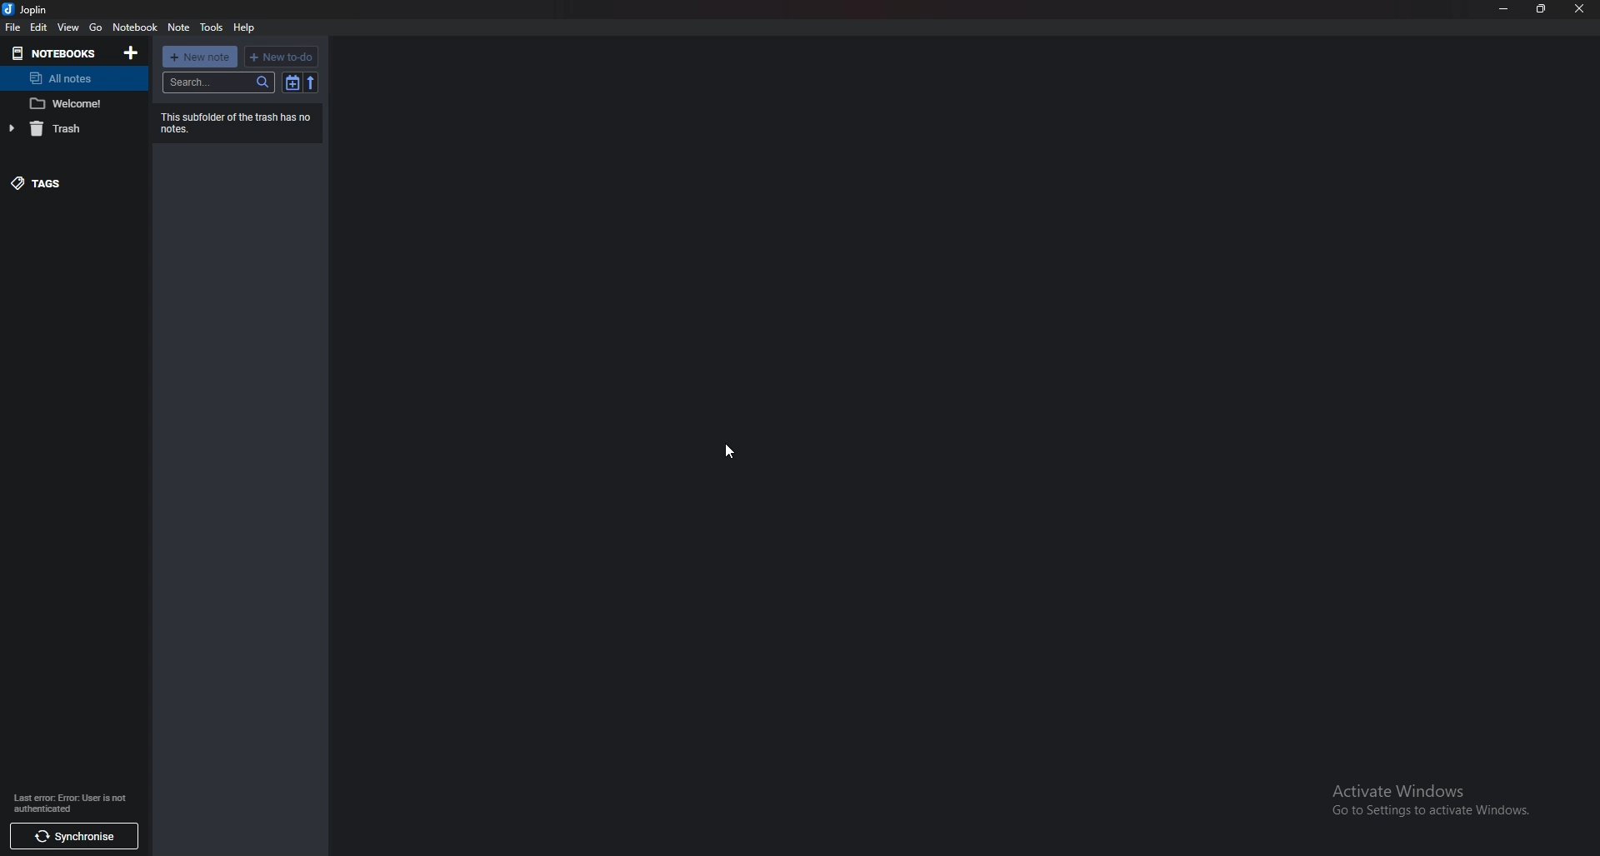 This screenshot has height=856, width=1600. What do you see at coordinates (13, 27) in the screenshot?
I see `file` at bounding box center [13, 27].